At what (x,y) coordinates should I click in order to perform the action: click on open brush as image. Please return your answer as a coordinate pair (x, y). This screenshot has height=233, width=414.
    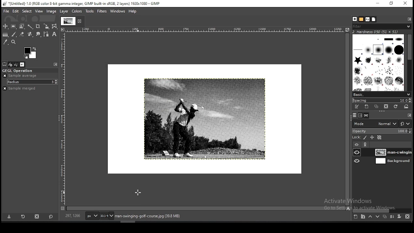
    Looking at the image, I should click on (408, 107).